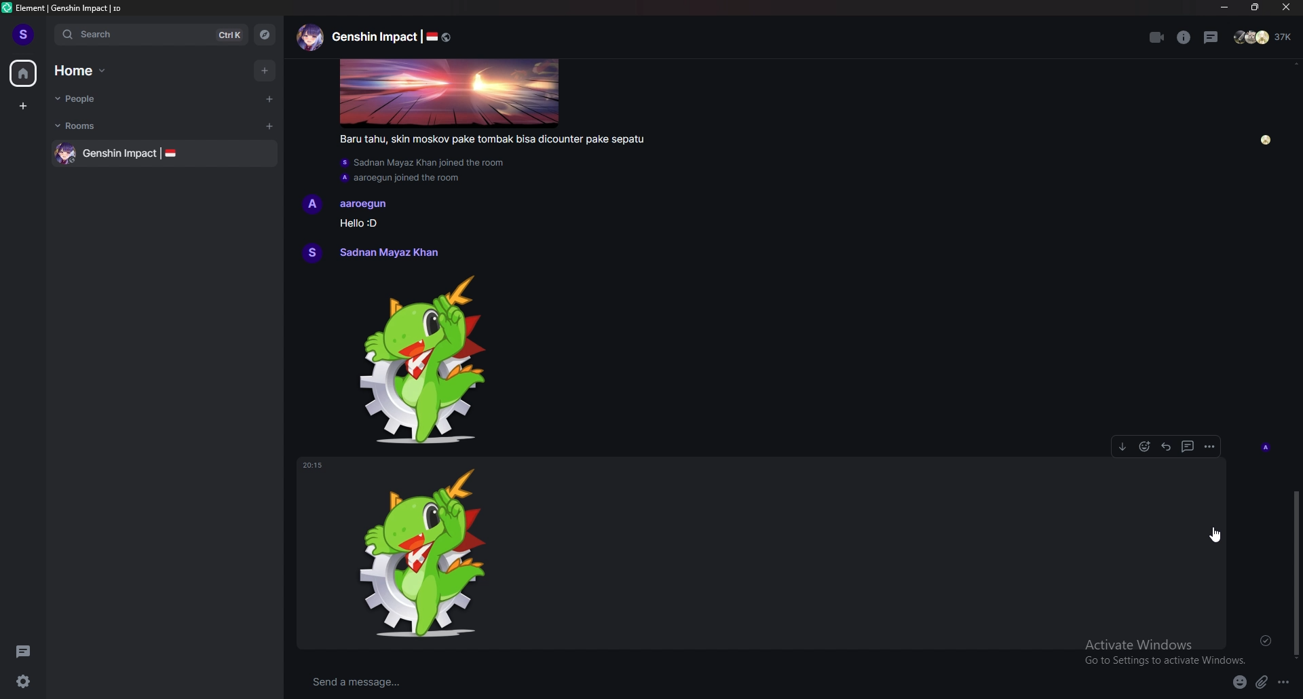 This screenshot has width=1303, height=699. Describe the element at coordinates (88, 71) in the screenshot. I see `home` at that location.